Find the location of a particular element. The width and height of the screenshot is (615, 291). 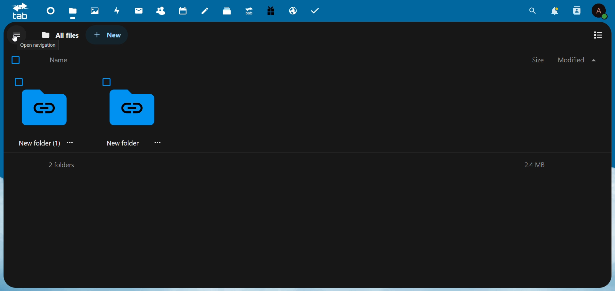

search contact is located at coordinates (576, 10).